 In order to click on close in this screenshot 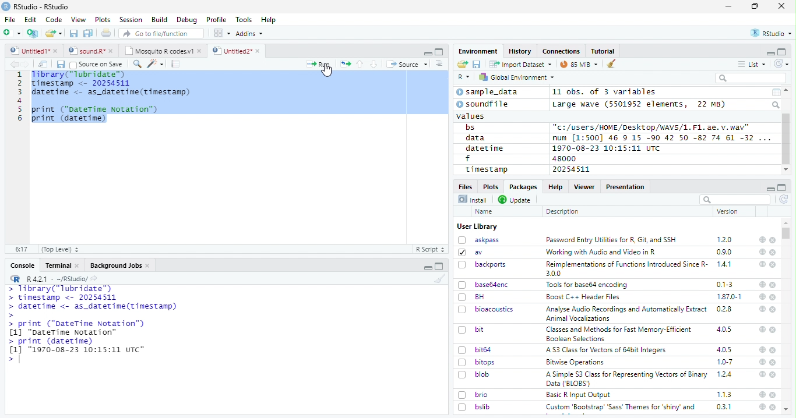, I will do `click(773, 285)`.